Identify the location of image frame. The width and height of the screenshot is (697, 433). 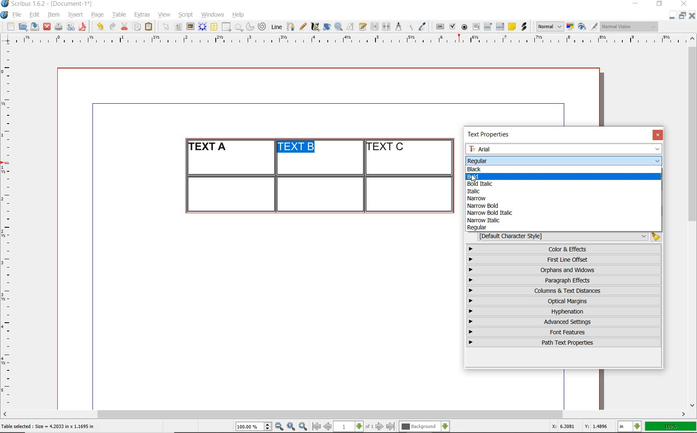
(191, 27).